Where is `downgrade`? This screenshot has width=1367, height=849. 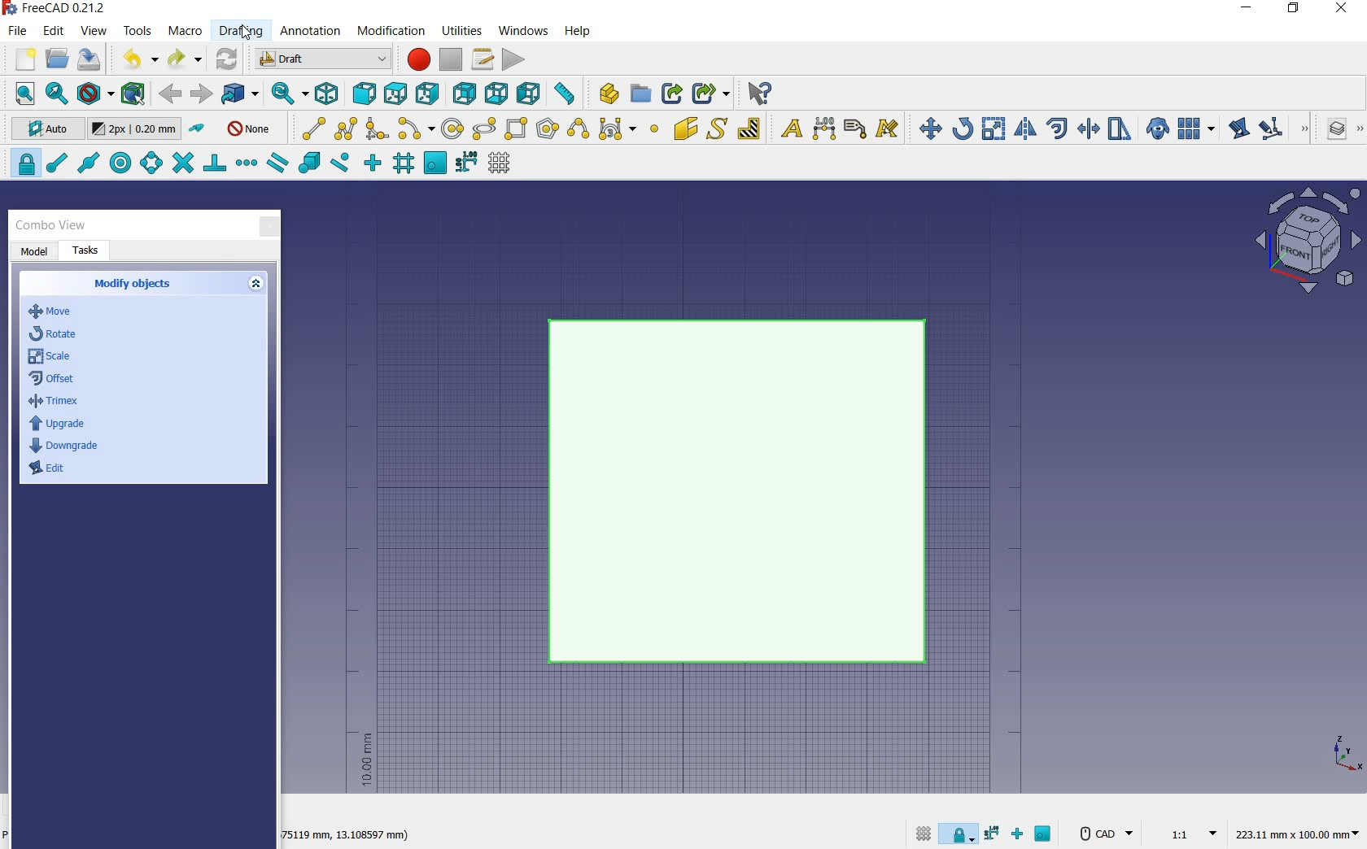 downgrade is located at coordinates (67, 446).